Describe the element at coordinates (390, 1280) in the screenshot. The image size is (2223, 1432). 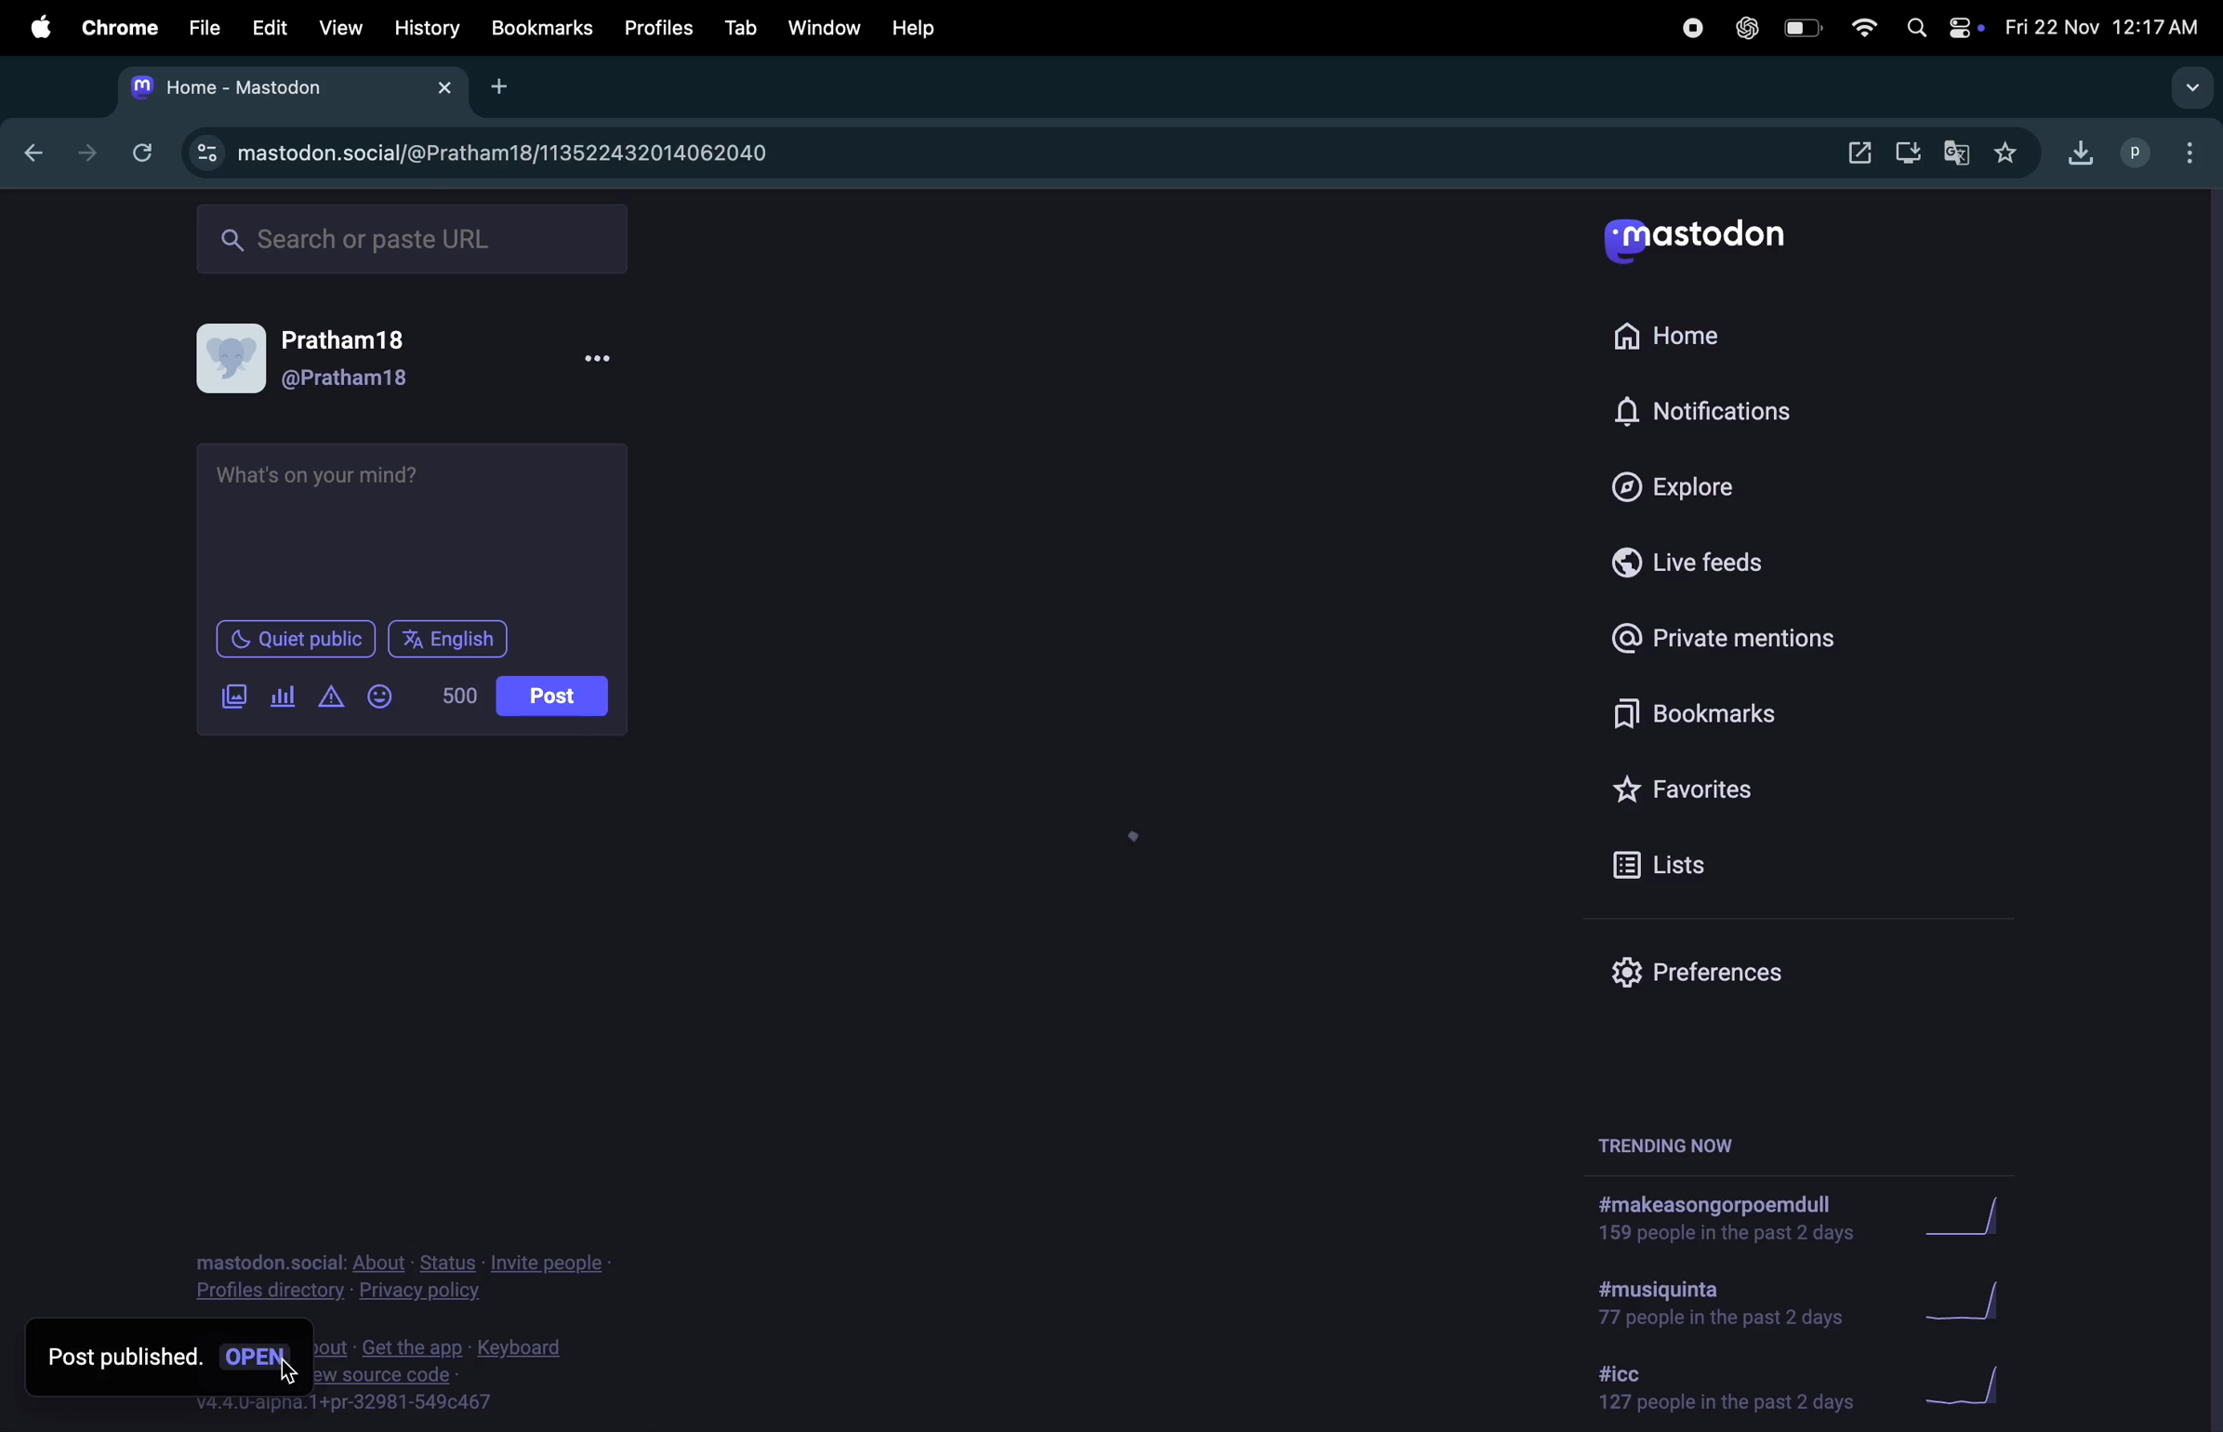
I see `privacy policy` at that location.